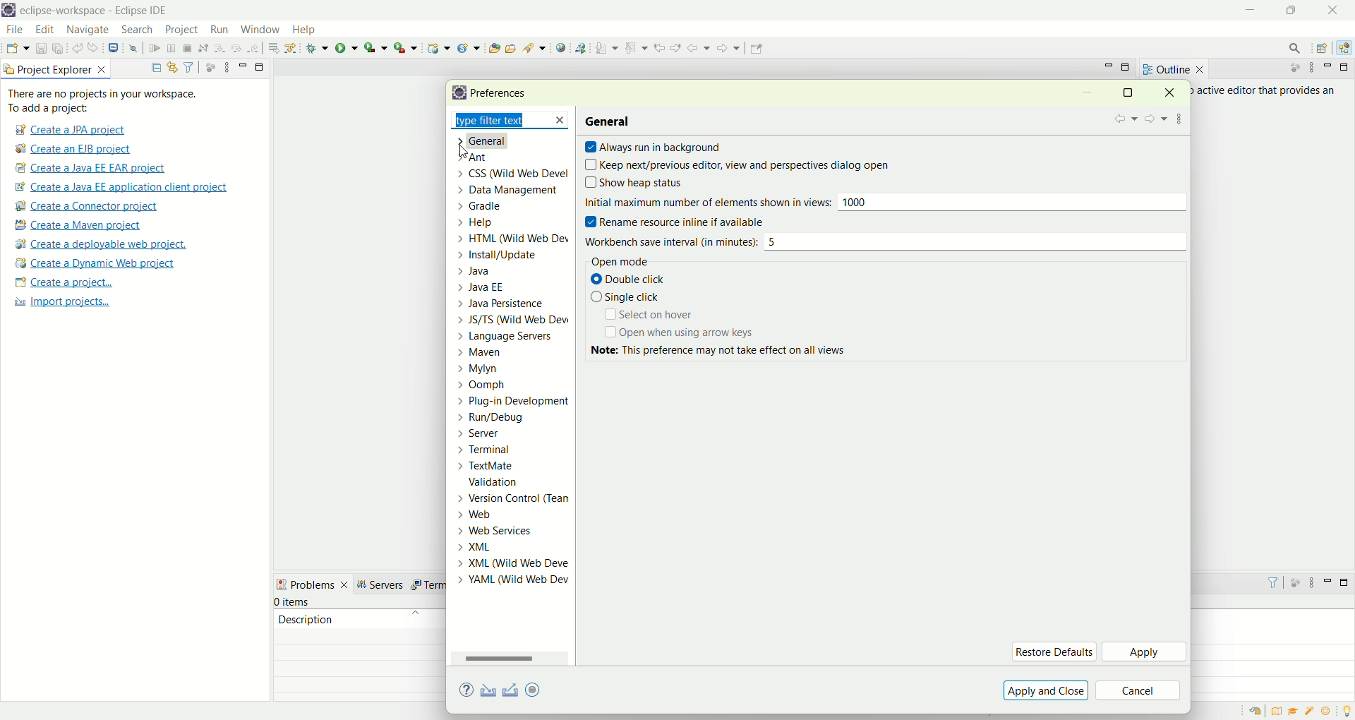 The height and width of the screenshot is (720, 1355). I want to click on next edit location, so click(677, 47).